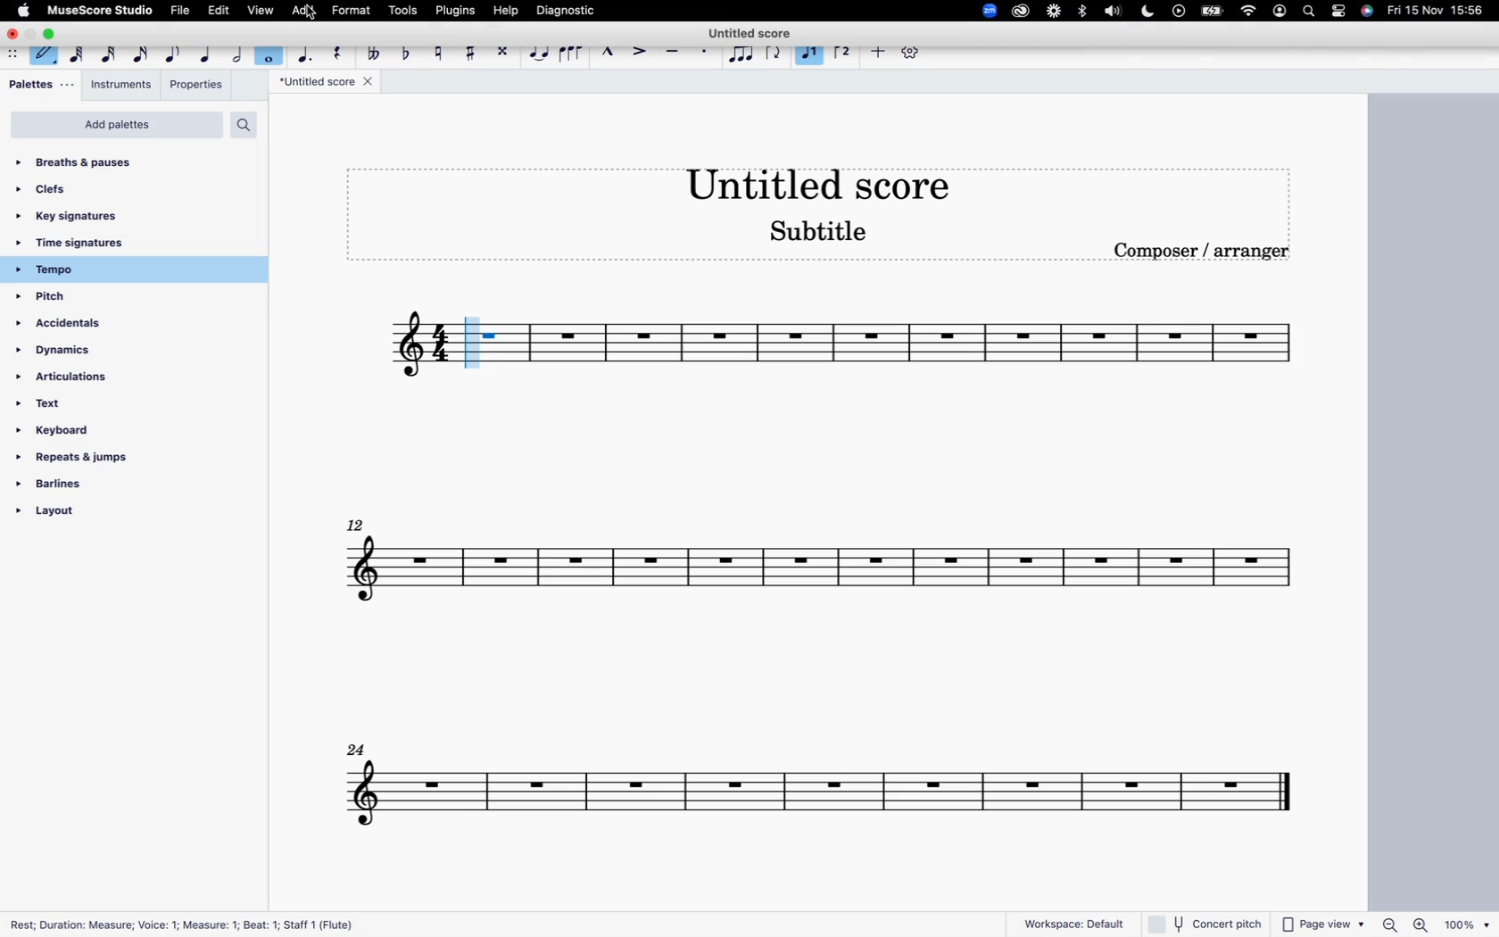  Describe the element at coordinates (341, 53) in the screenshot. I see `rest` at that location.